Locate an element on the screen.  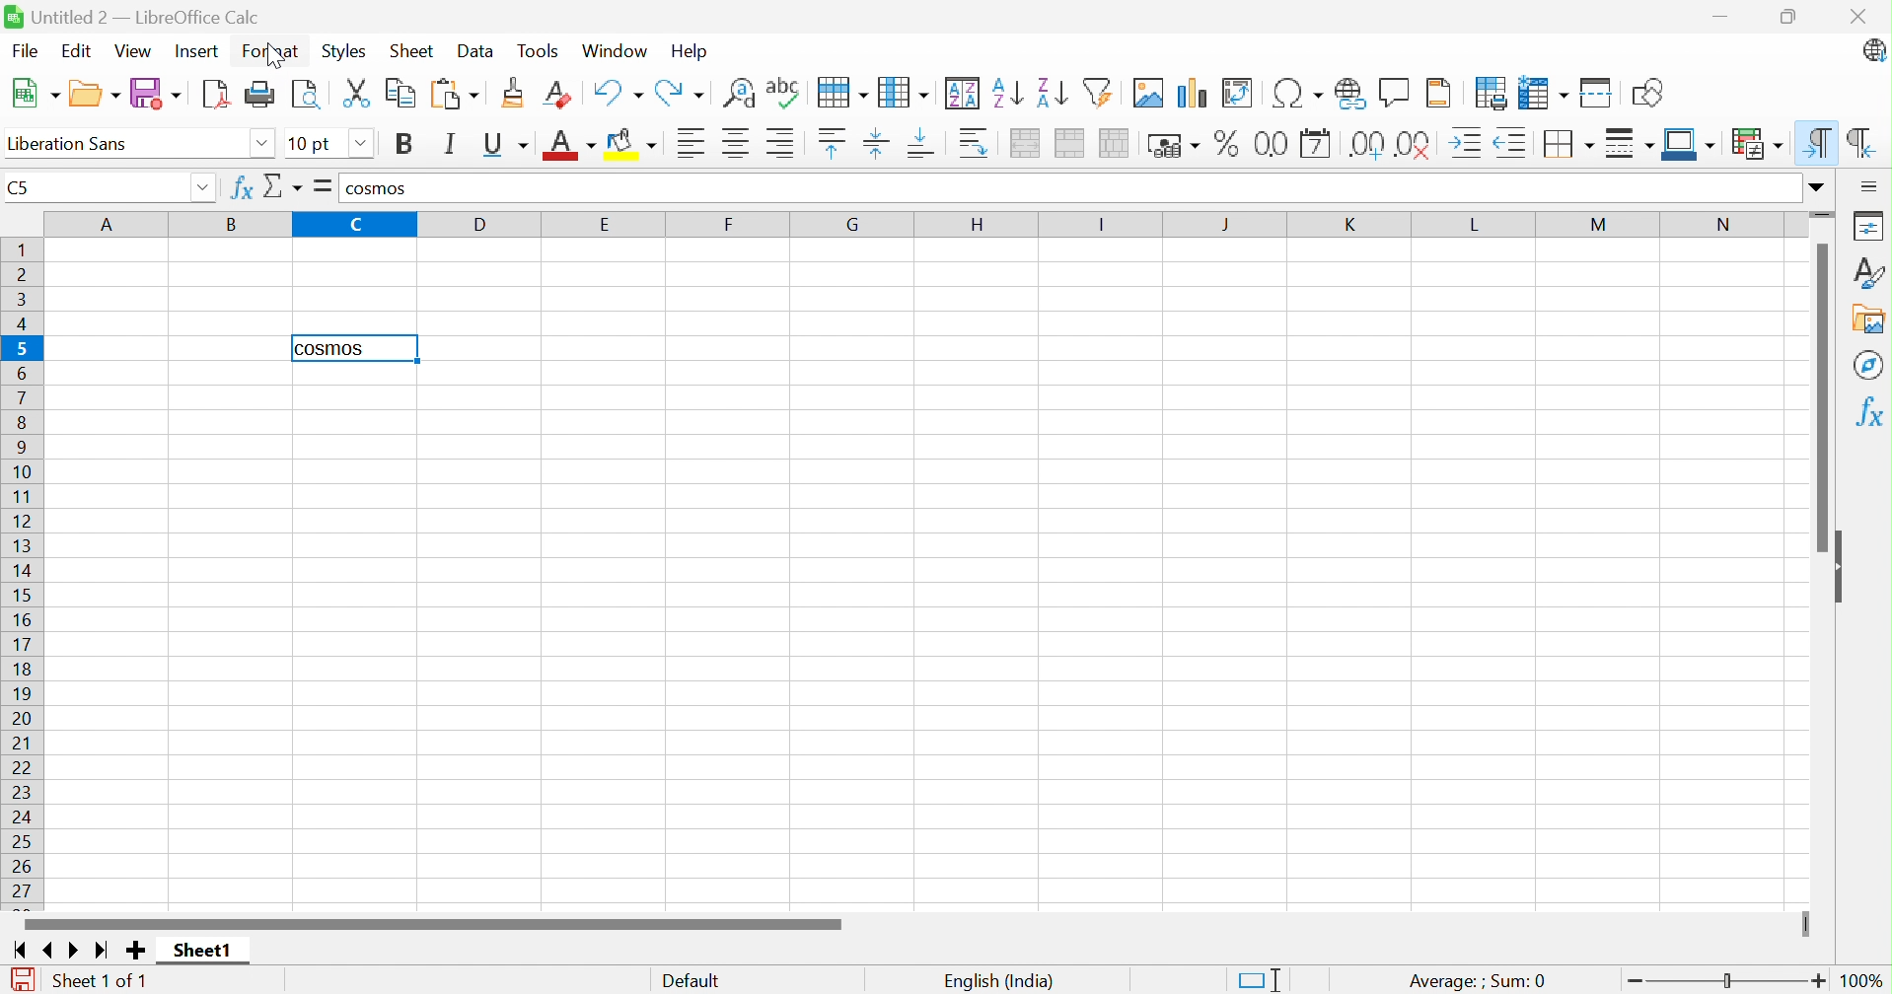
Sort is located at coordinates (964, 93).